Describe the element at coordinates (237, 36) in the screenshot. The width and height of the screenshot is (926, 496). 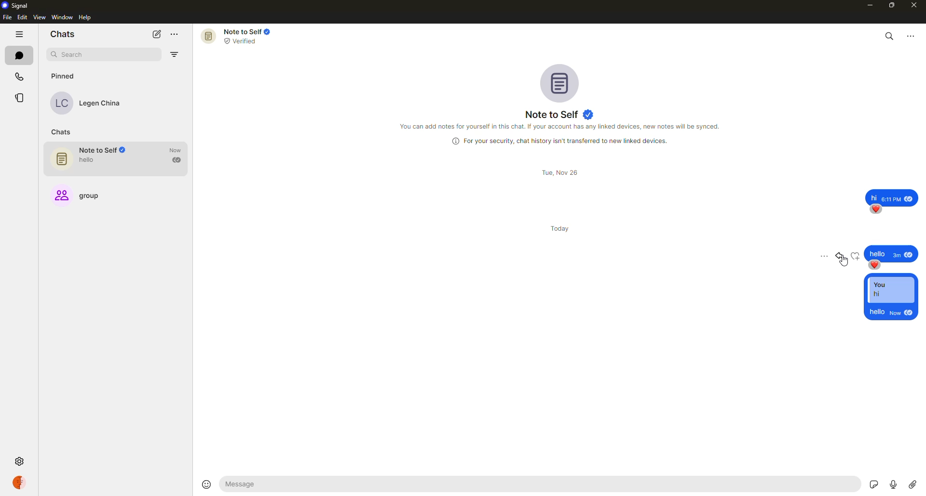
I see `note to self` at that location.